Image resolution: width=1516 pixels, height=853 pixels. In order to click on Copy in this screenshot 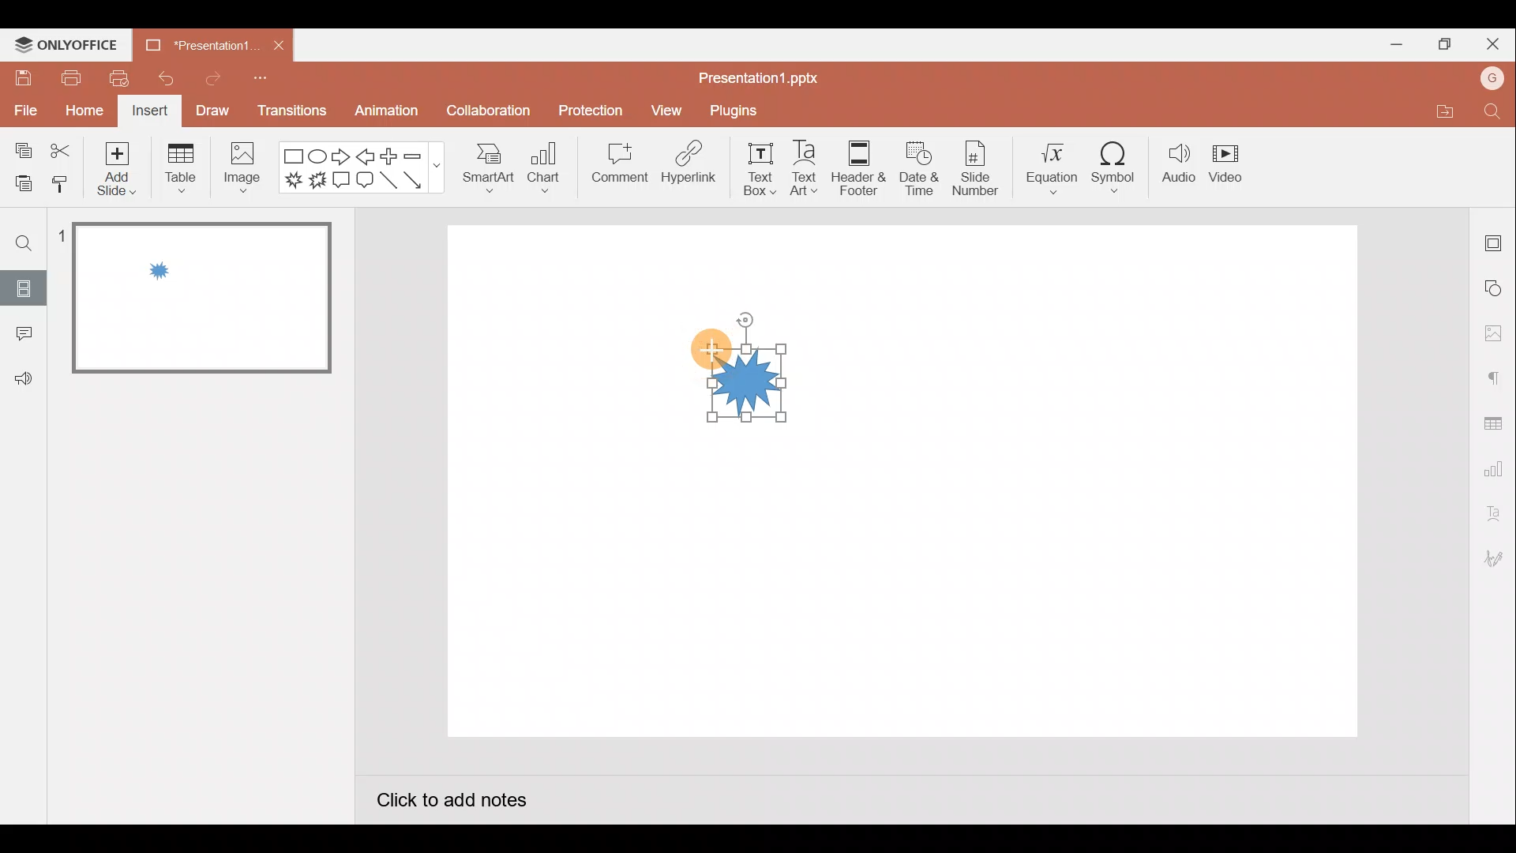, I will do `click(20, 148)`.